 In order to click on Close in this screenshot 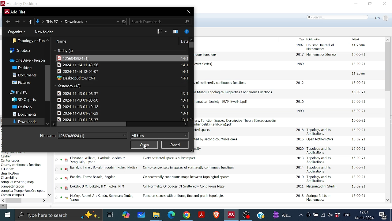, I will do `click(189, 12)`.